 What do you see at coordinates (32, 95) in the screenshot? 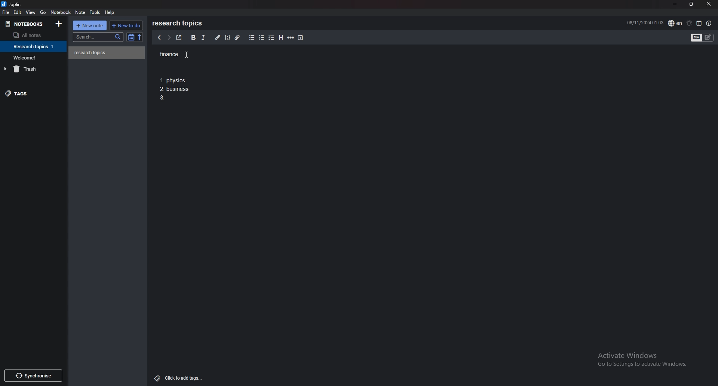
I see `tags` at bounding box center [32, 95].